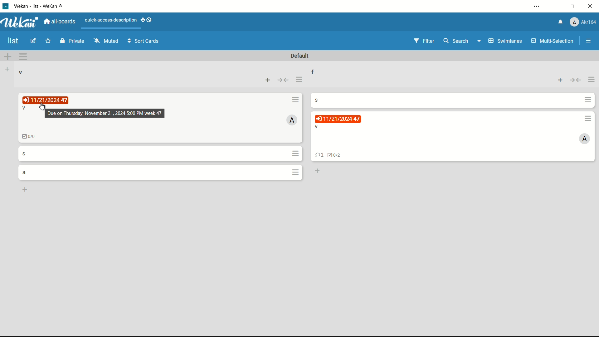 The image size is (599, 337). I want to click on card name, so click(24, 153).